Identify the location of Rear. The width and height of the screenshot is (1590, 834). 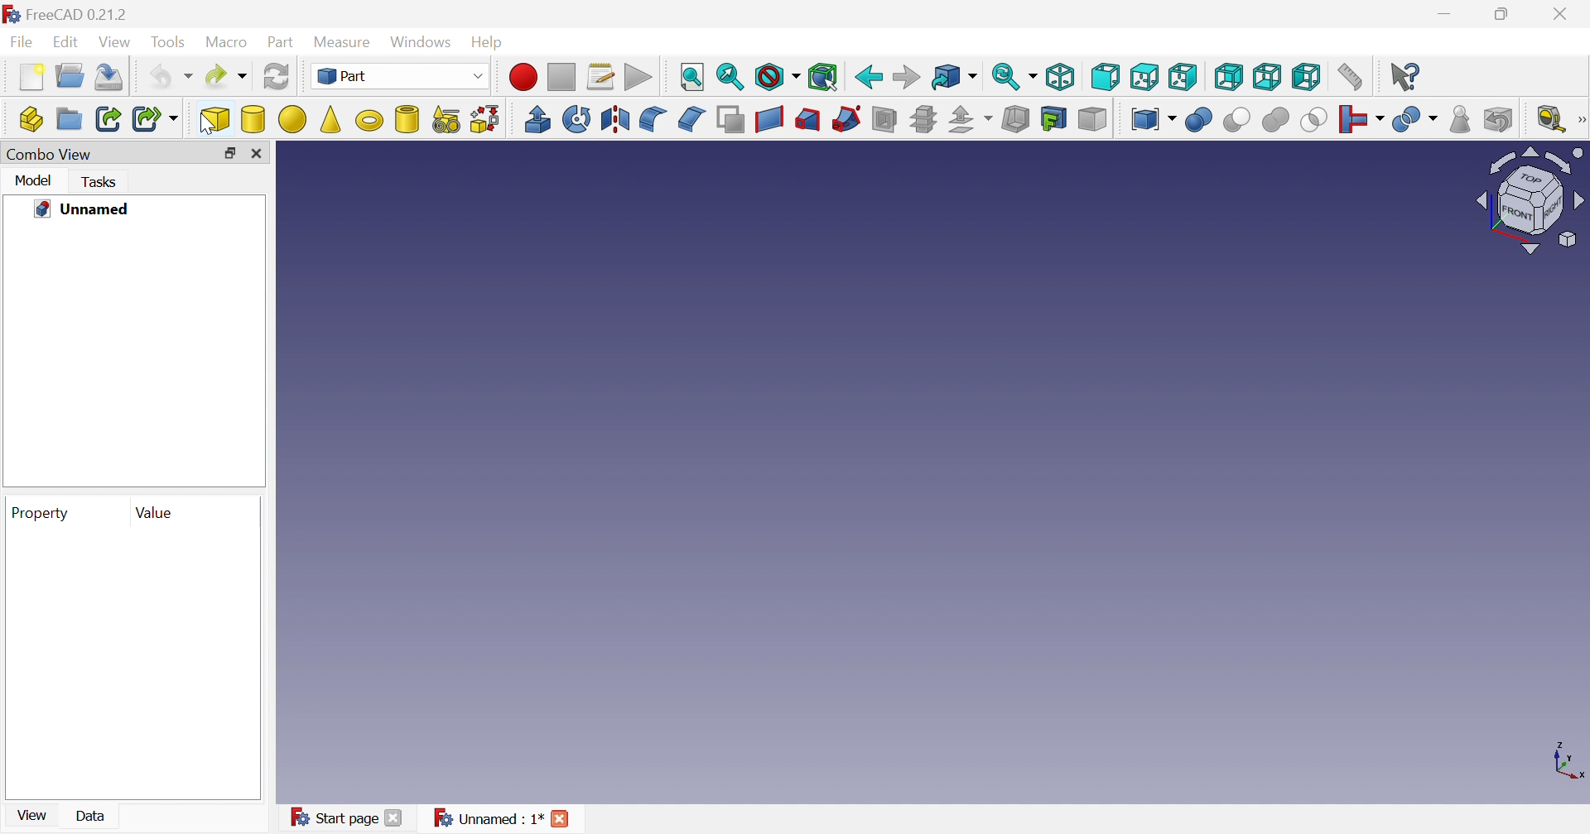
(1230, 78).